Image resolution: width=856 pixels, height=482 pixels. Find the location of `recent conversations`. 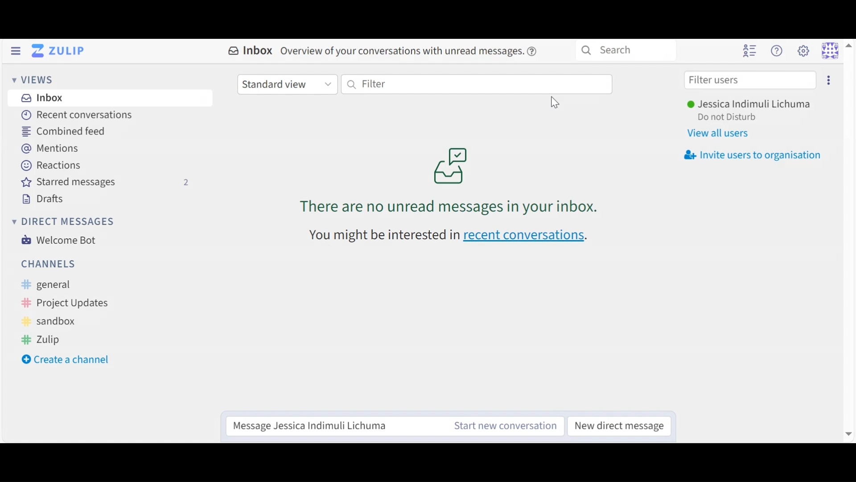

recent conversations is located at coordinates (449, 235).